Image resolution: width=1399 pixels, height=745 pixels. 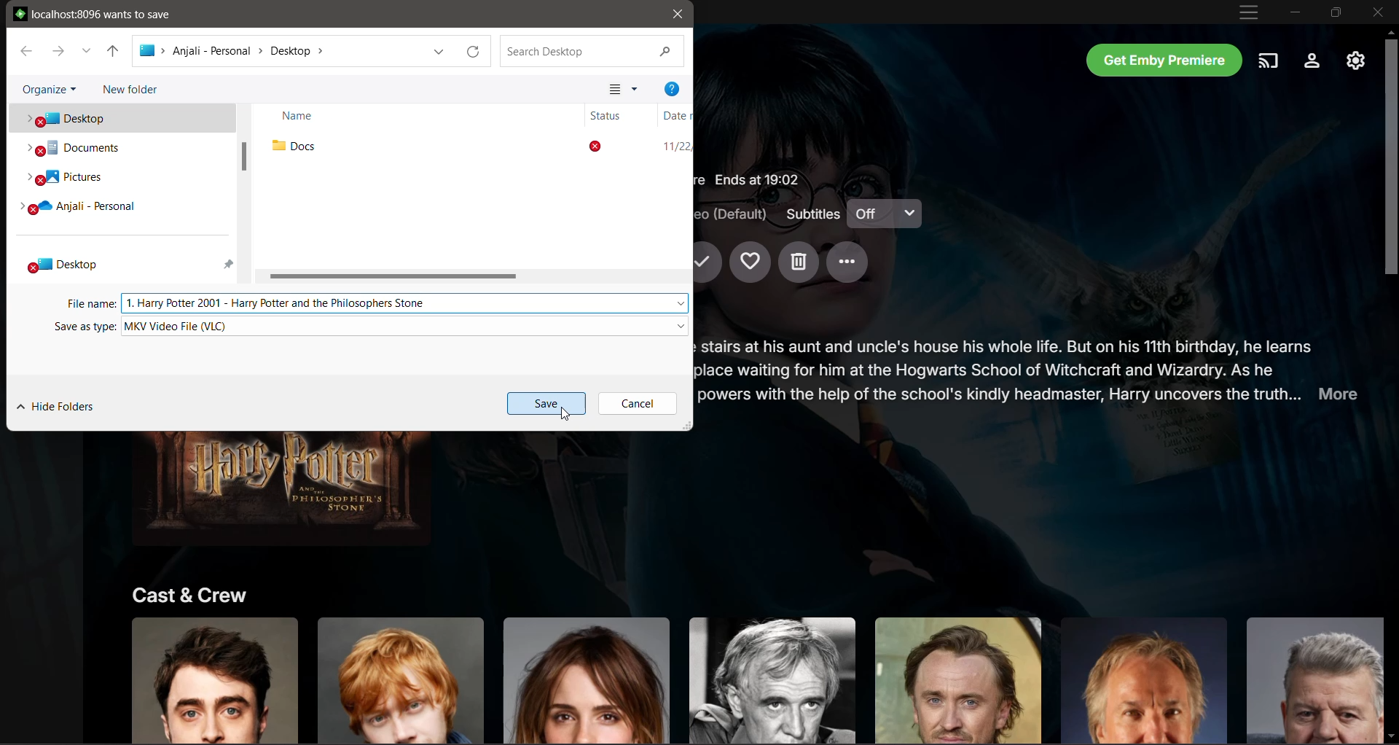 What do you see at coordinates (243, 150) in the screenshot?
I see `Vertical Scroll Bar` at bounding box center [243, 150].